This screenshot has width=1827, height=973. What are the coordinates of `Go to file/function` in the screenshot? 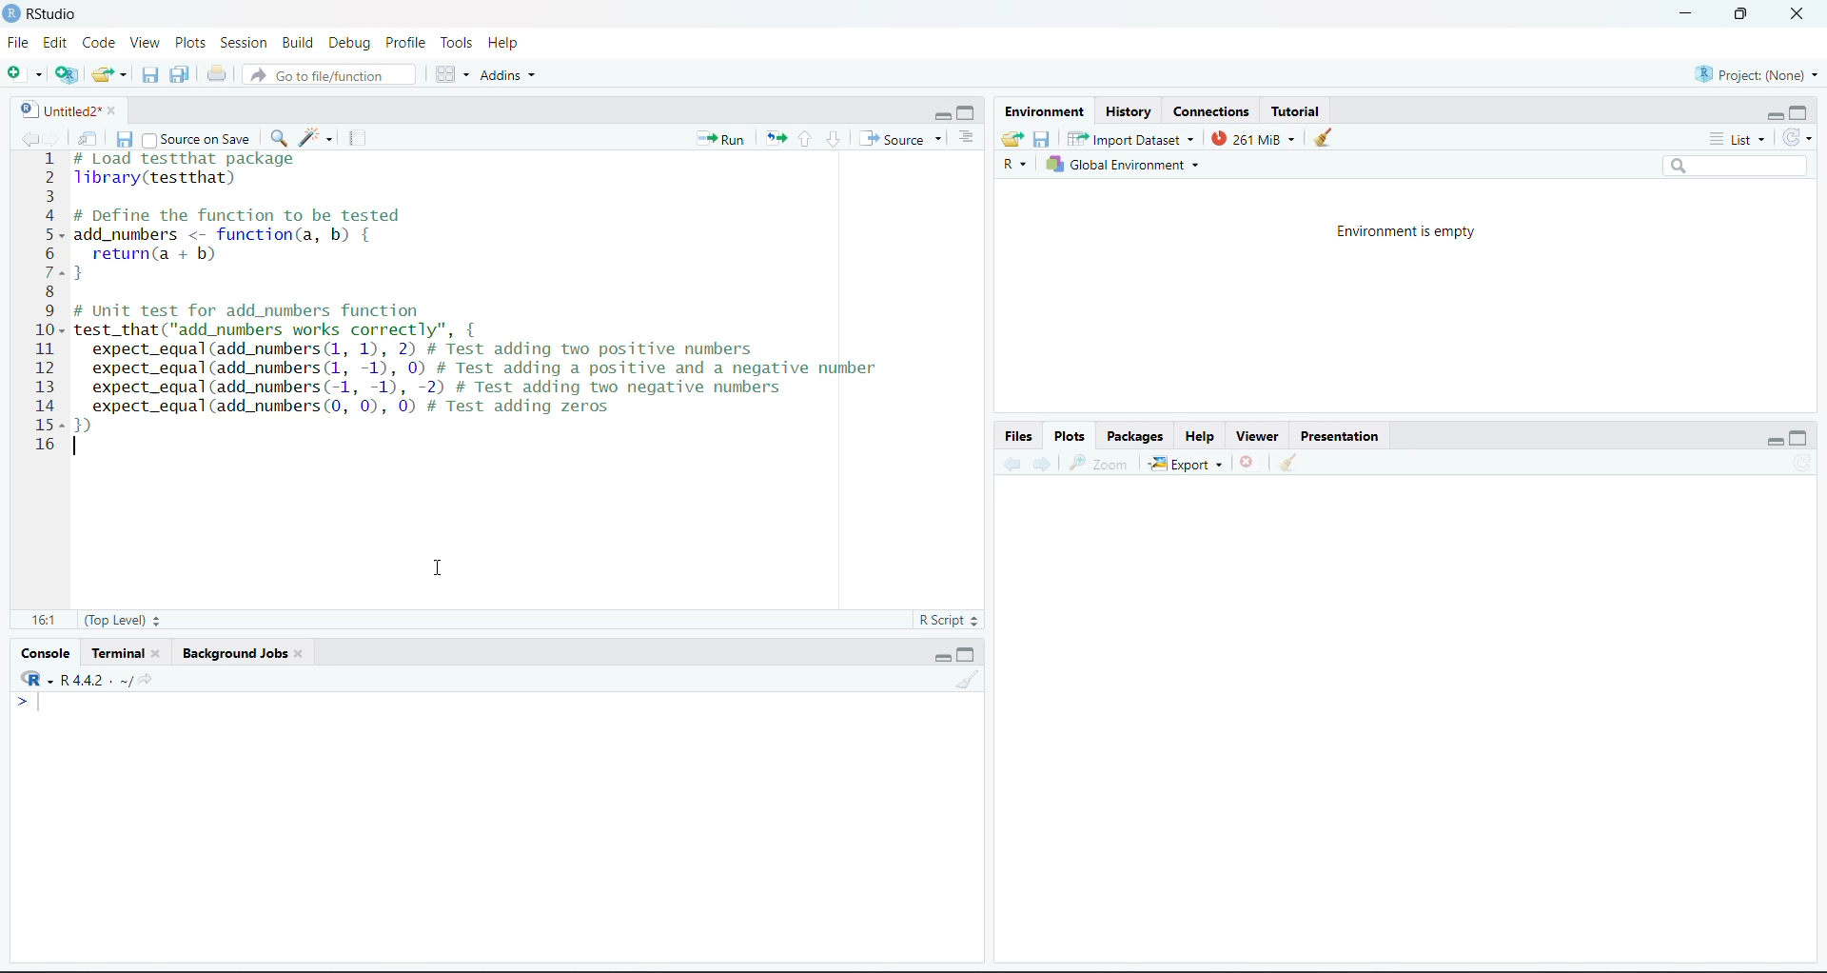 It's located at (331, 73).